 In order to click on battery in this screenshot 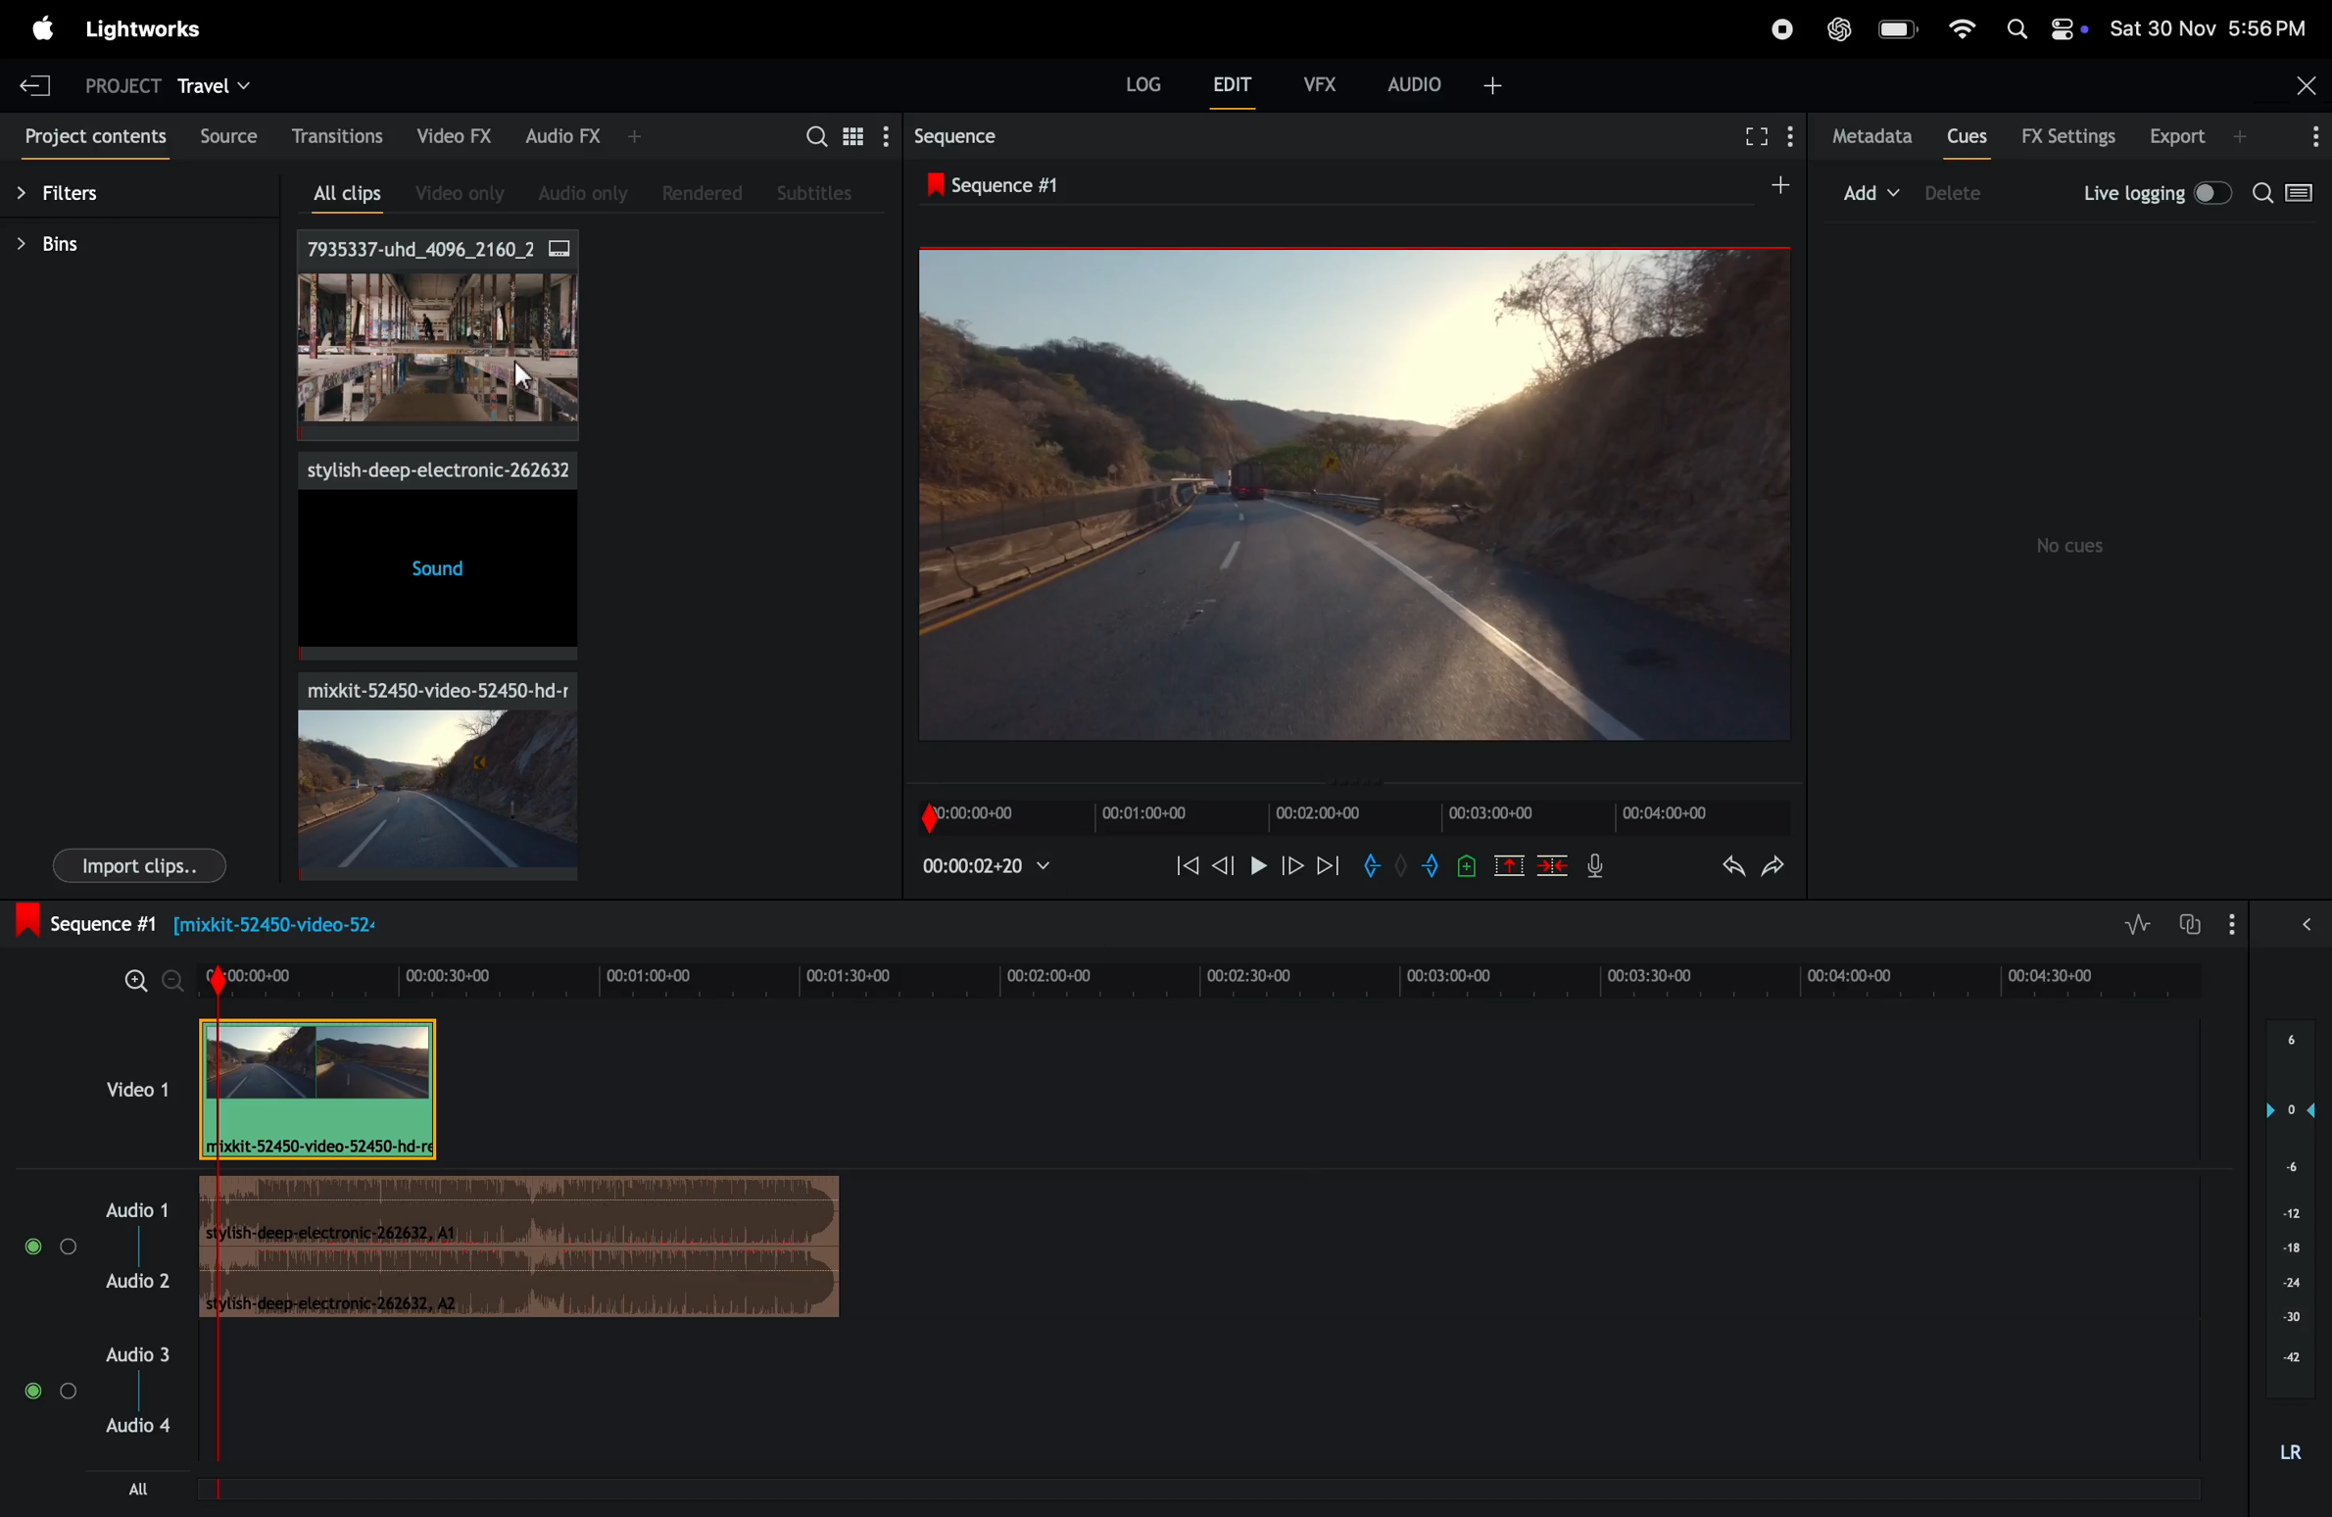, I will do `click(1900, 31)`.